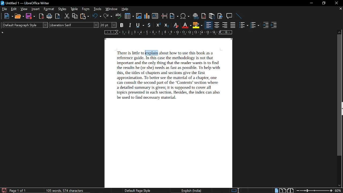 Image resolution: width=343 pixels, height=193 pixels. Describe the element at coordinates (204, 16) in the screenshot. I see `insert endnote` at that location.